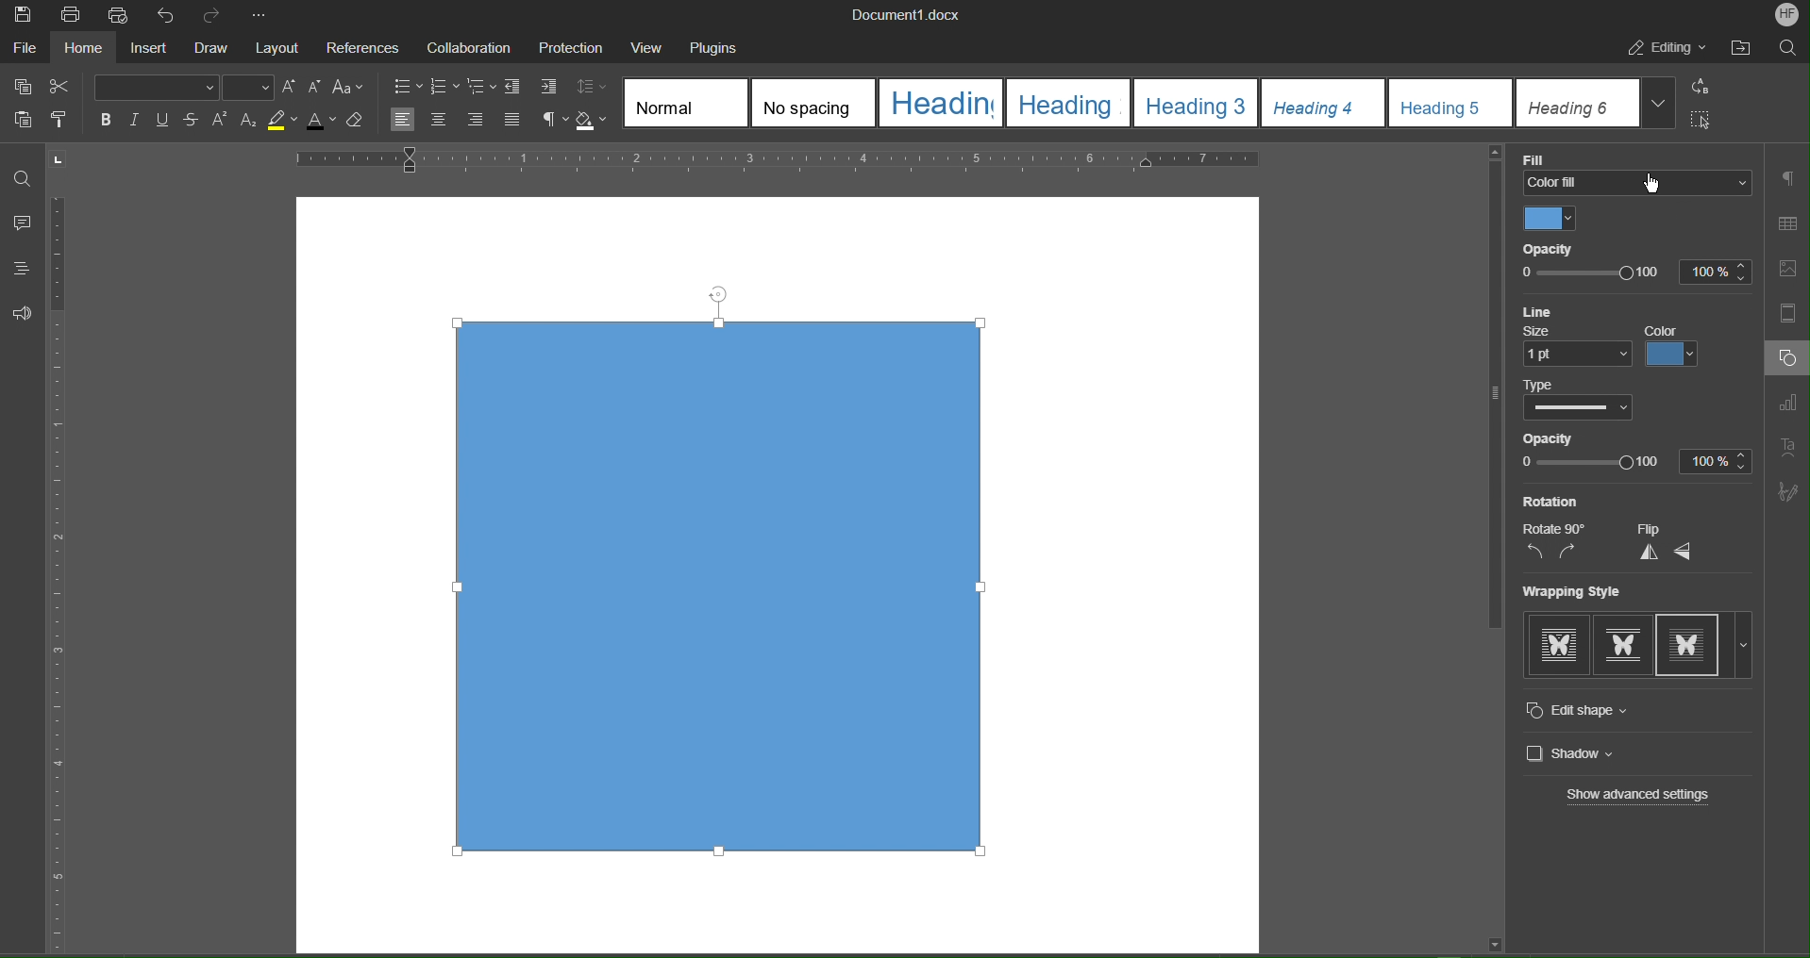 Image resolution: width=1810 pixels, height=958 pixels. What do you see at coordinates (1747, 650) in the screenshot?
I see `More options` at bounding box center [1747, 650].